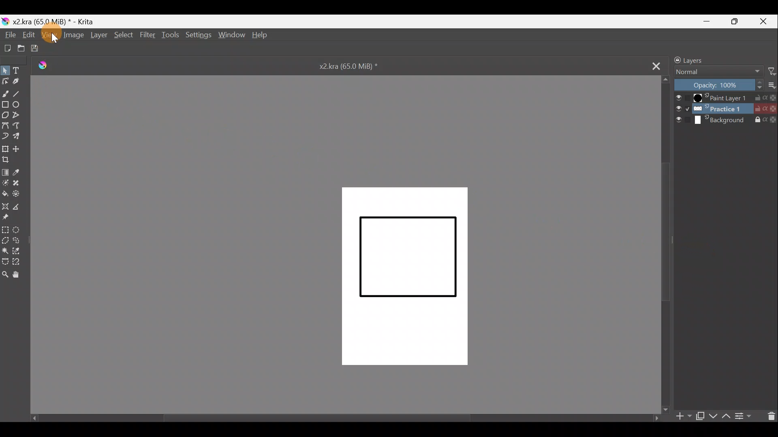 This screenshot has height=437, width=778. Describe the element at coordinates (11, 218) in the screenshot. I see `Reference images tool` at that location.